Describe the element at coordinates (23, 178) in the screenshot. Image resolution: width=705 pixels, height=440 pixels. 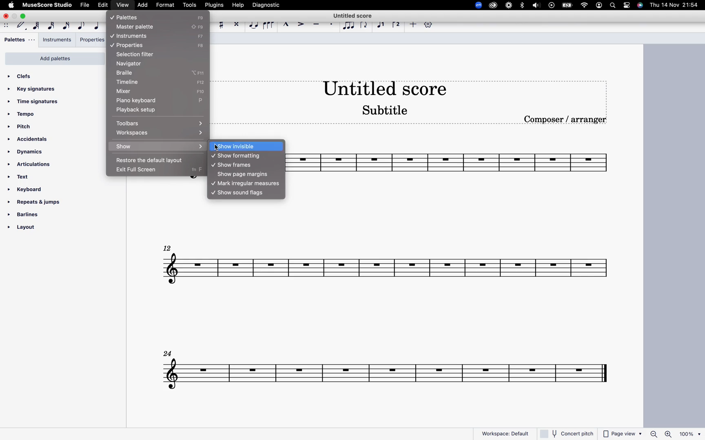
I see `text` at that location.